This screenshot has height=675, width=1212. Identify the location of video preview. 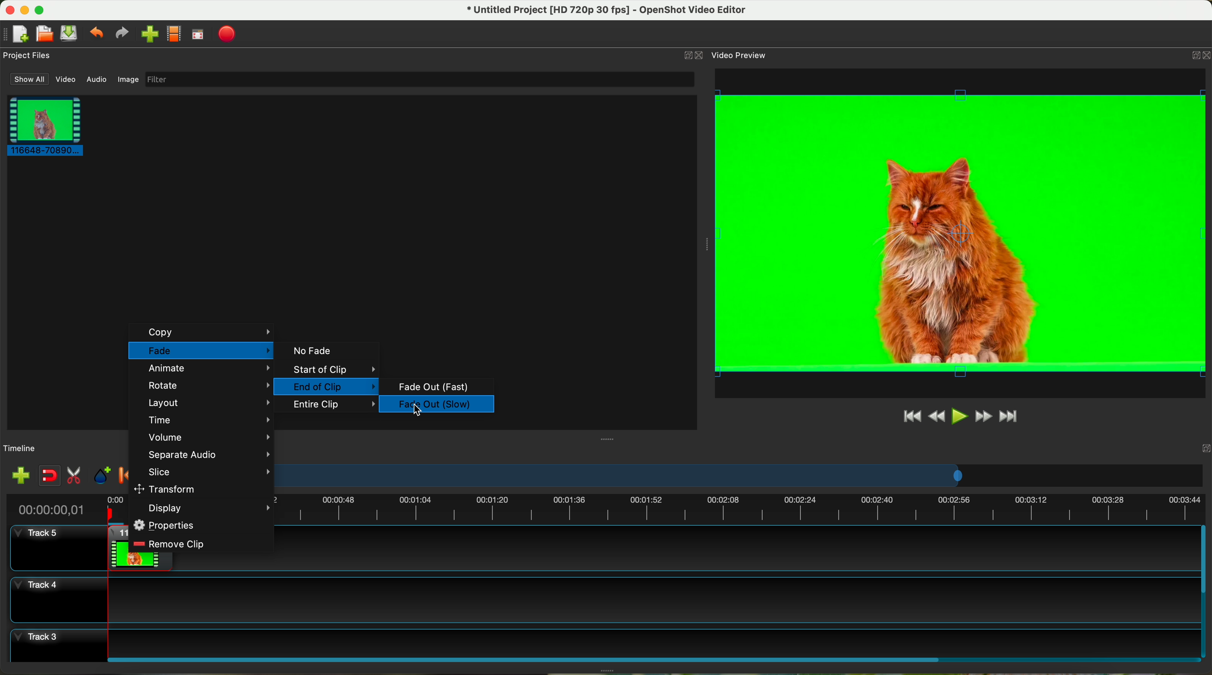
(741, 55).